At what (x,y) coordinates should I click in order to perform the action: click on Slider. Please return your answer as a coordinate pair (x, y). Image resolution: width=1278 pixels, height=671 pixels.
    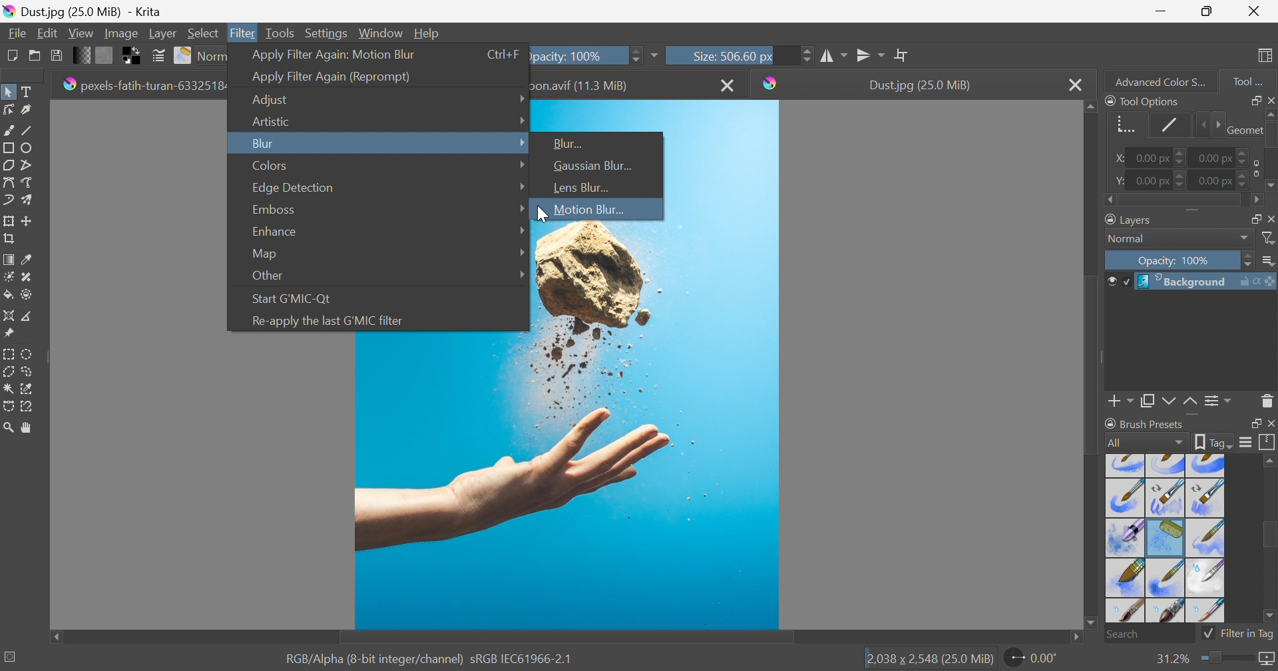
    Looking at the image, I should click on (1244, 182).